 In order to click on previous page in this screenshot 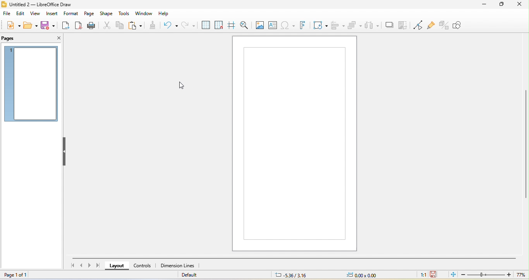, I will do `click(81, 266)`.